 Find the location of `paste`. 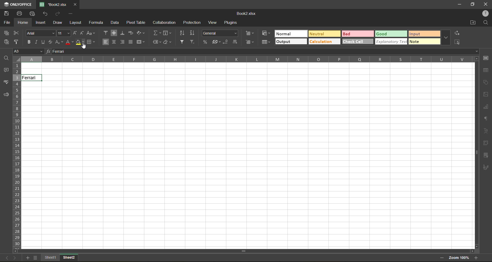

paste is located at coordinates (6, 42).